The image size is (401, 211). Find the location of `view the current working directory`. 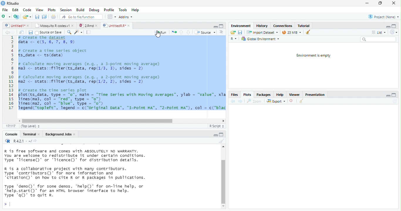

view the current working directory is located at coordinates (35, 141).